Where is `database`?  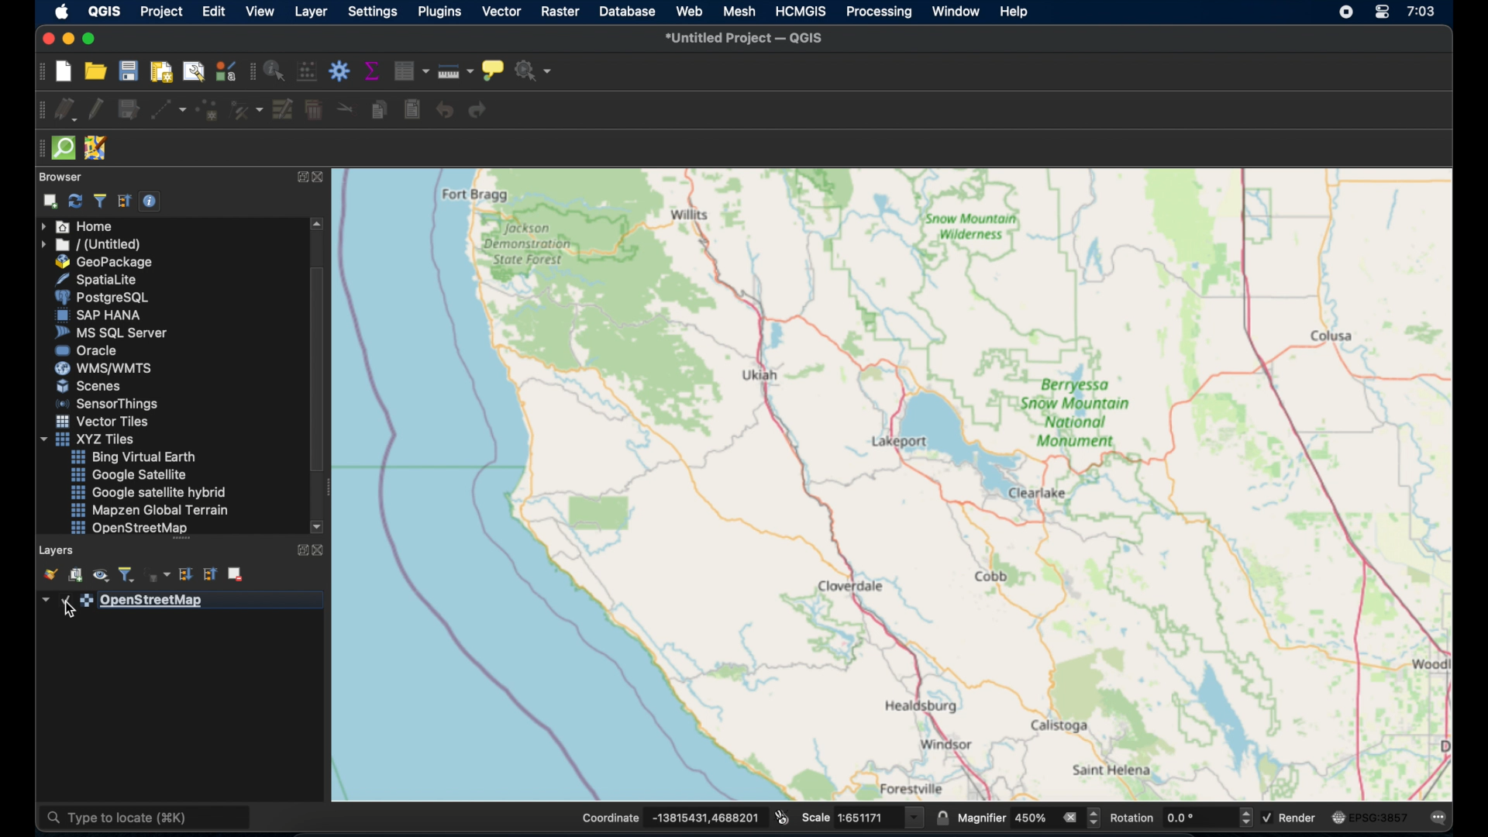
database is located at coordinates (627, 11).